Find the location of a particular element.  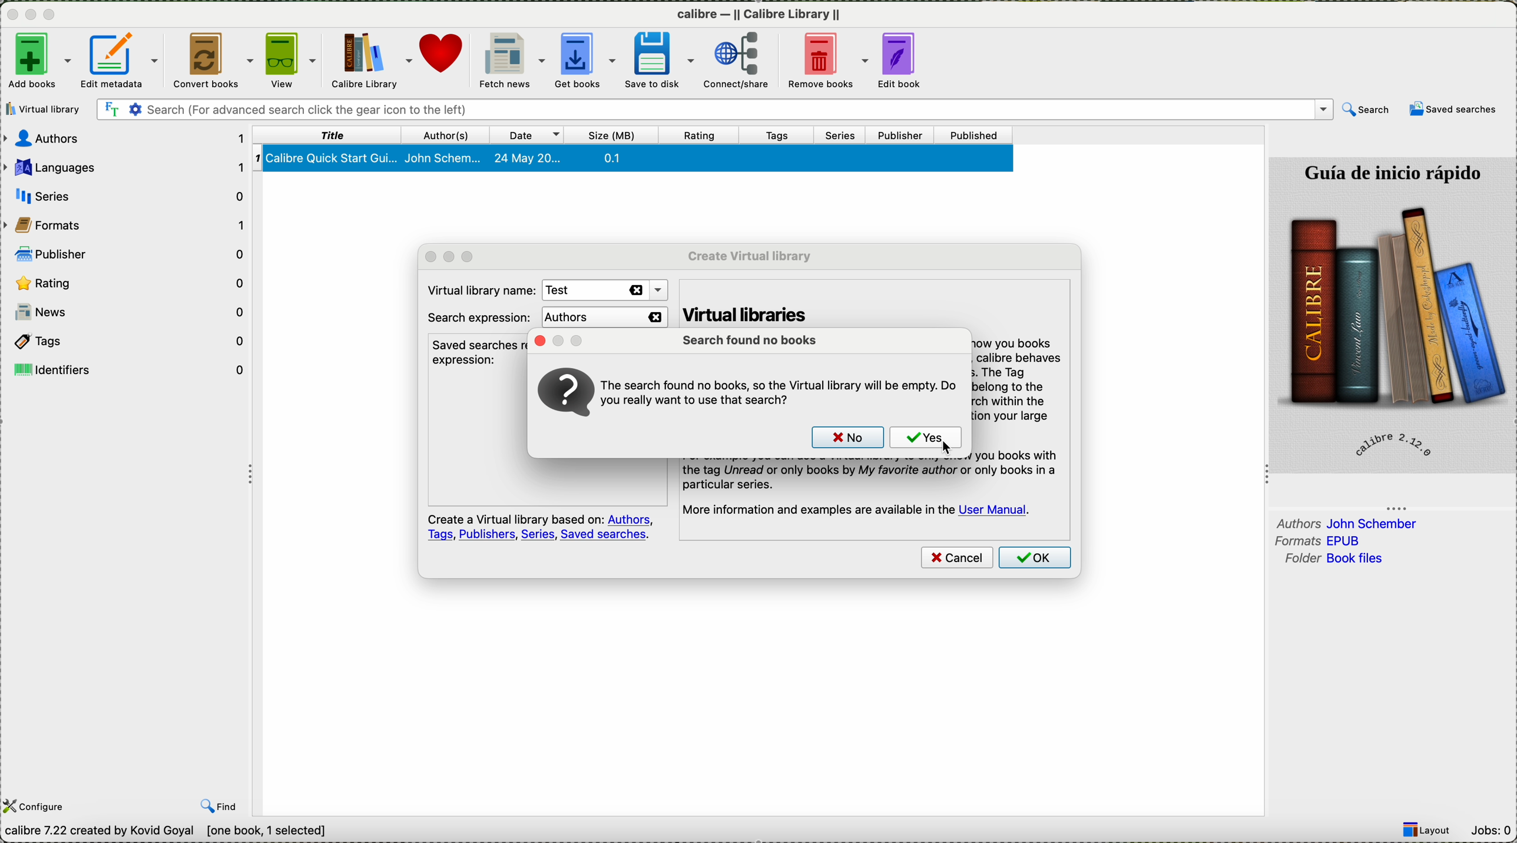

donate is located at coordinates (446, 61).